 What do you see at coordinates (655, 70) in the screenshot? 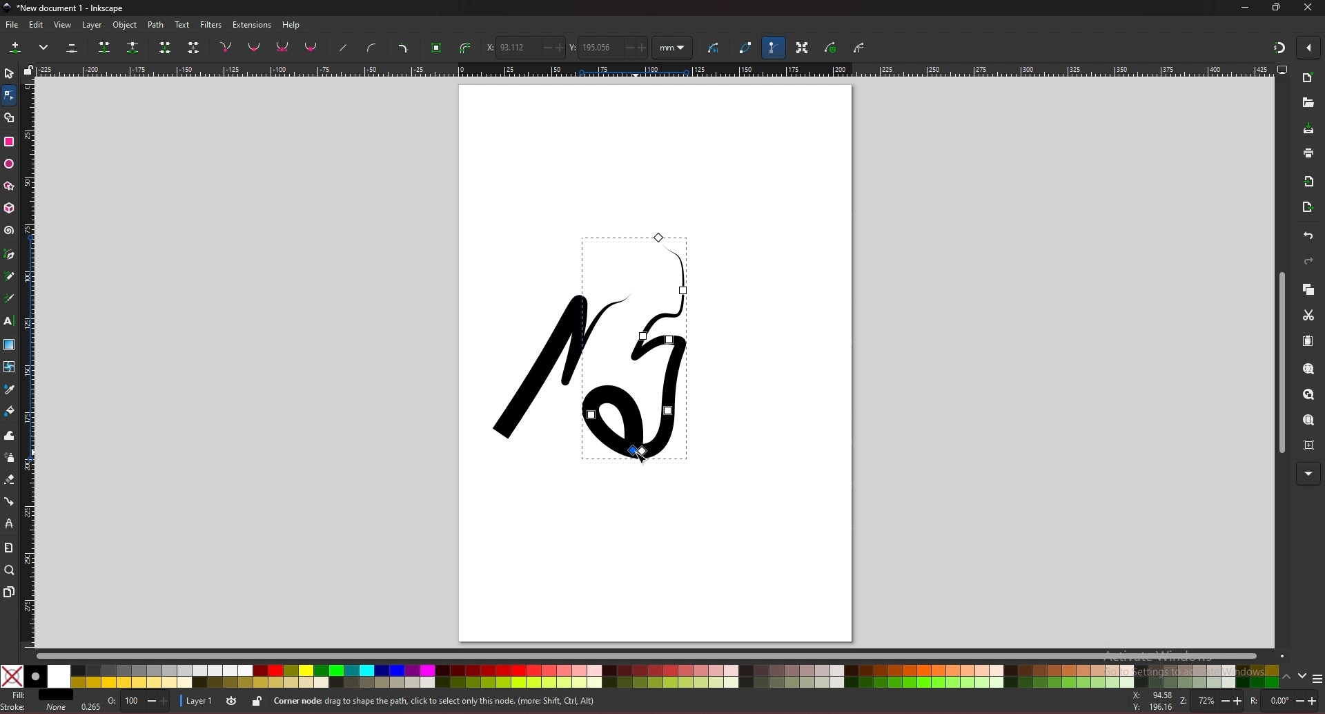
I see `horizontal scale` at bounding box center [655, 70].